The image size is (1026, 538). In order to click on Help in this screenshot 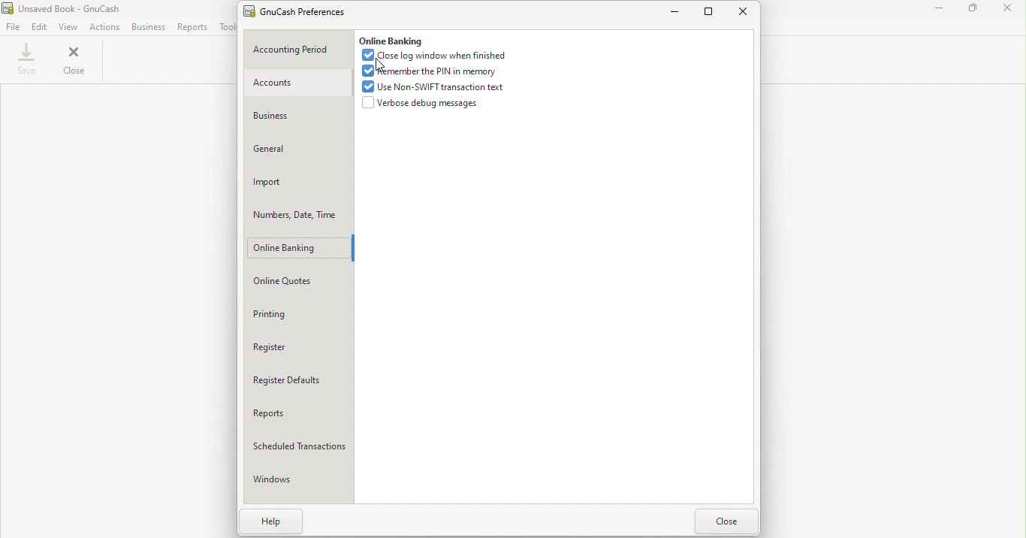, I will do `click(267, 523)`.